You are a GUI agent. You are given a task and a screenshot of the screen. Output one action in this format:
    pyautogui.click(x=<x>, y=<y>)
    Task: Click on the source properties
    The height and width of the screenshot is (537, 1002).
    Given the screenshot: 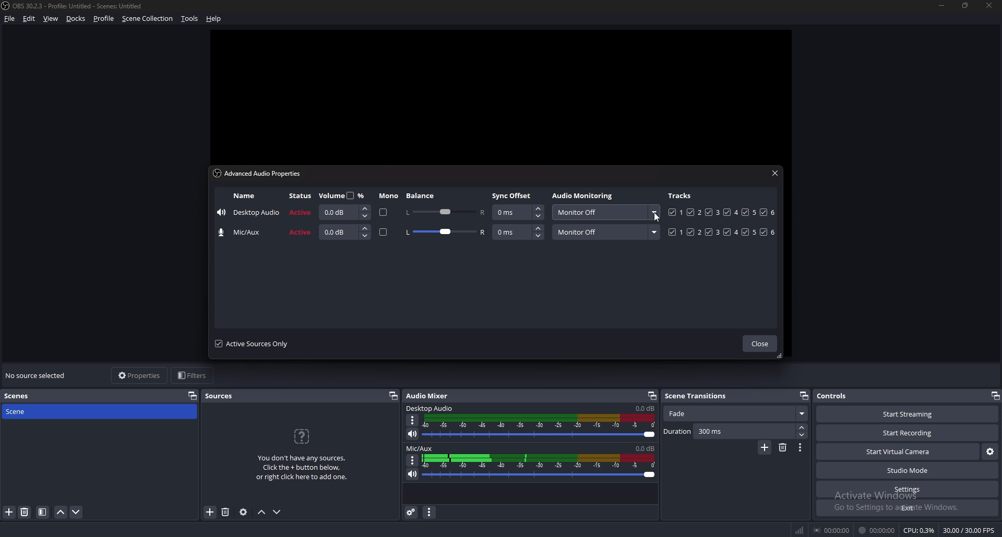 What is the action you would take?
    pyautogui.click(x=243, y=512)
    